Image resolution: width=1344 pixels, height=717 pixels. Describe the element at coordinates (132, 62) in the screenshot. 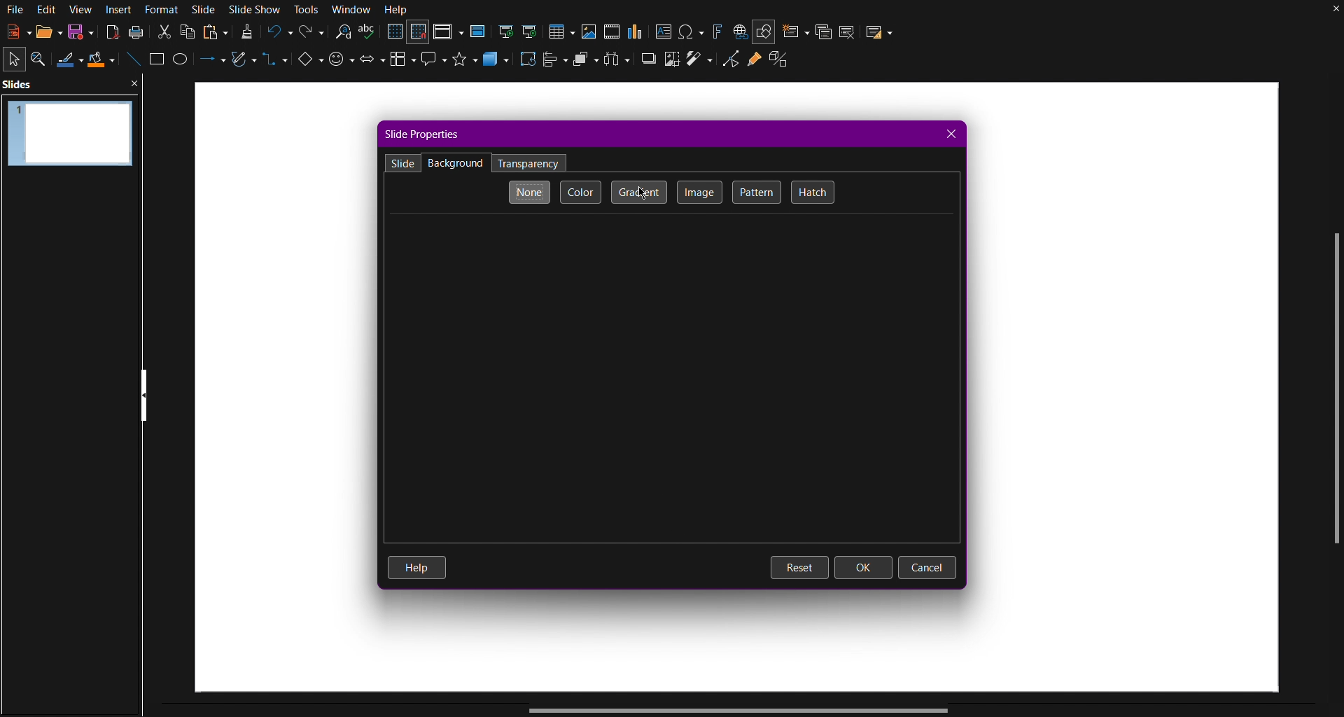

I see `Line` at that location.